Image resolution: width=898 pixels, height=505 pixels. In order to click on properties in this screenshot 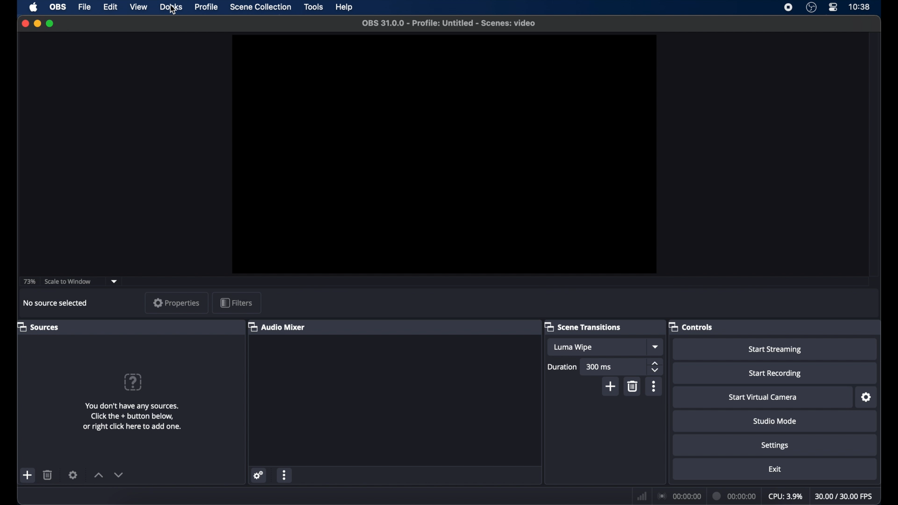, I will do `click(176, 303)`.